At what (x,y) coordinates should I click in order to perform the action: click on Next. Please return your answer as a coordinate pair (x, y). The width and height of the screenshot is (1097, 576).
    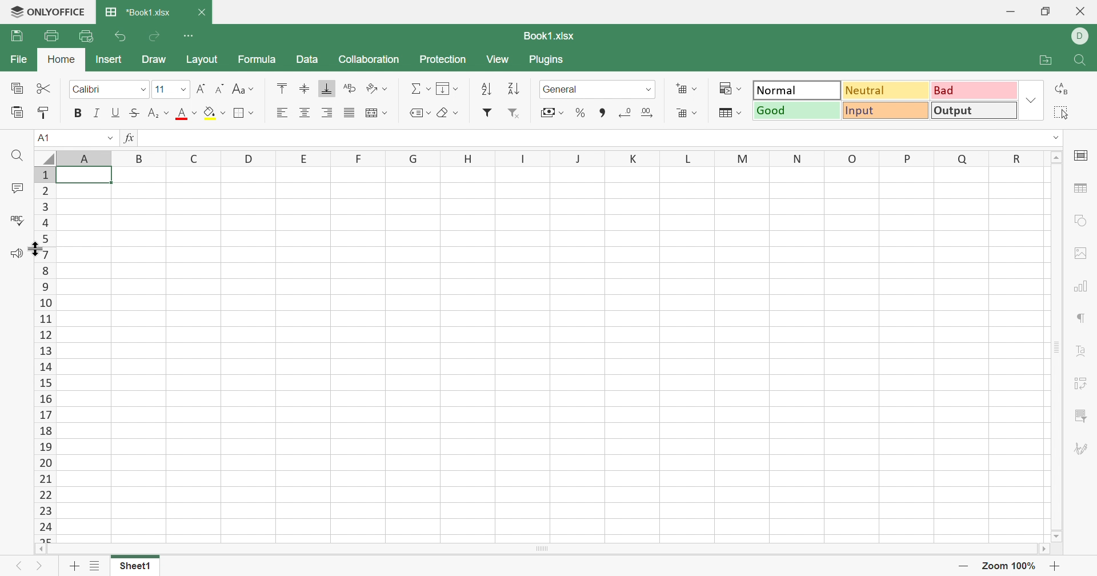
    Looking at the image, I should click on (39, 568).